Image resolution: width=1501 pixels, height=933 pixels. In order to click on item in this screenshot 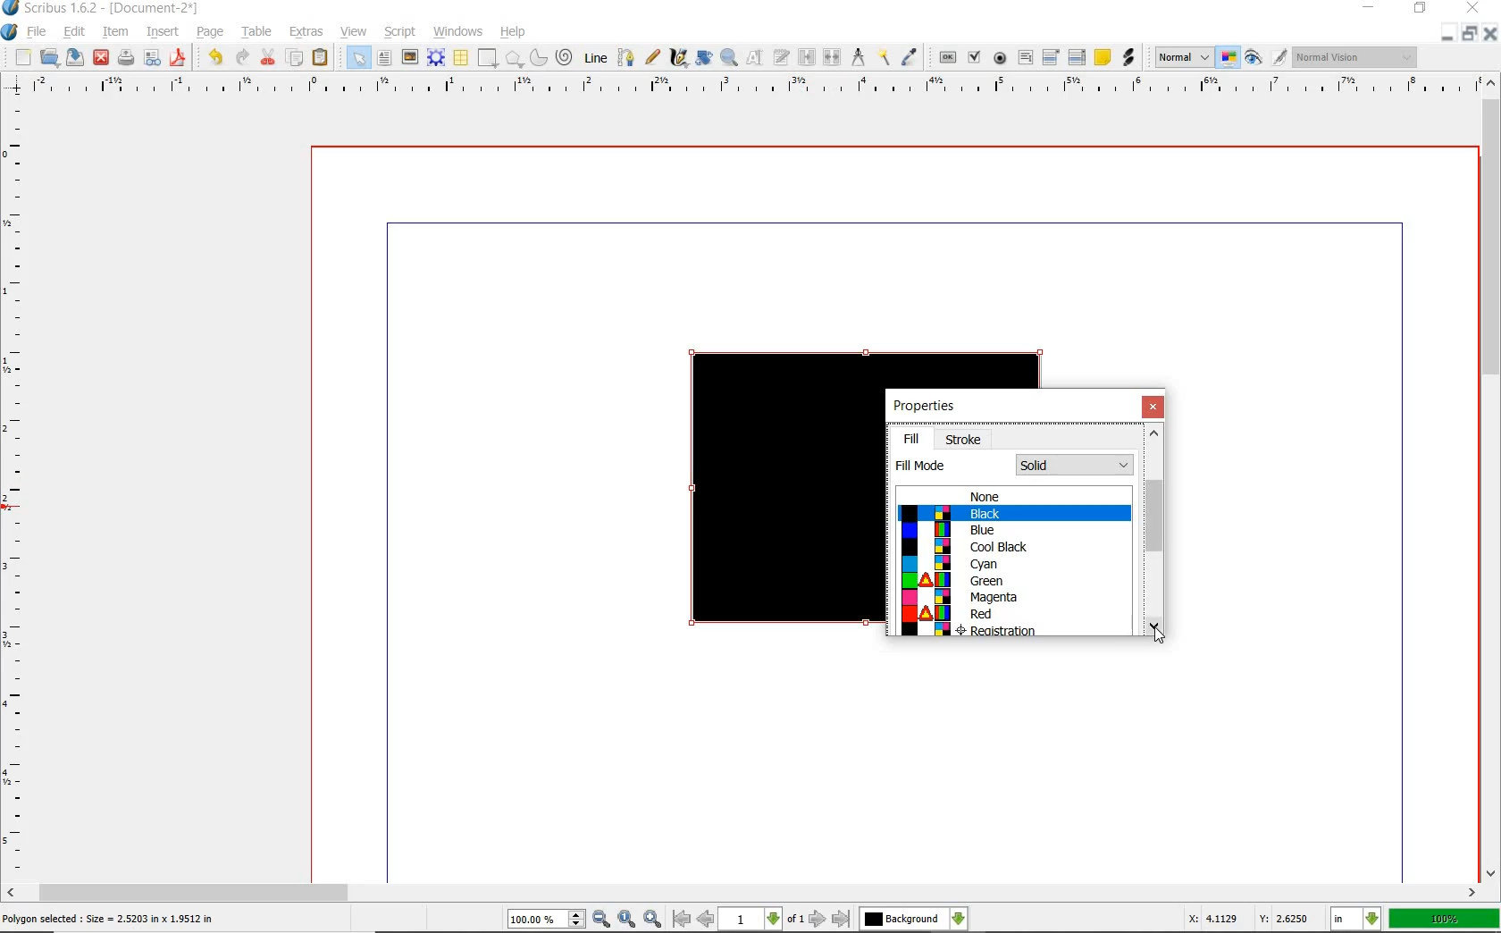, I will do `click(117, 31)`.